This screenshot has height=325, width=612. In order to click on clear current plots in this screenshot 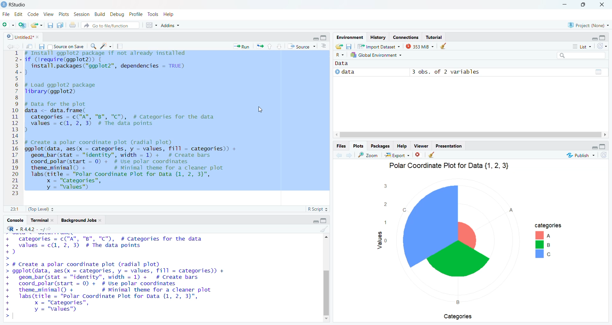, I will do `click(419, 154)`.